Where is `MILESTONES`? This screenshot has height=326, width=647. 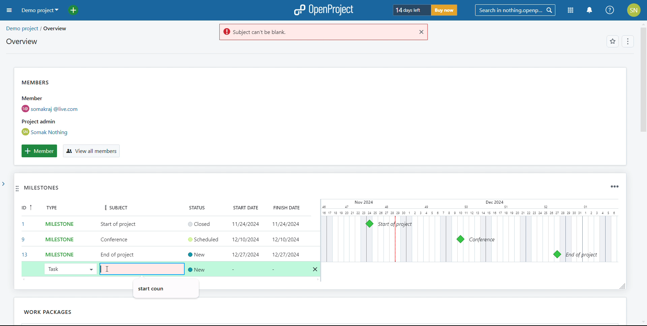
MILESTONES is located at coordinates (50, 190).